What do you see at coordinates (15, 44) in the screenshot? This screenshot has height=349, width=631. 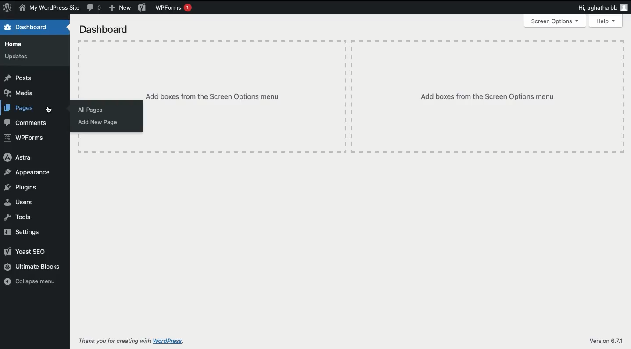 I see `Home` at bounding box center [15, 44].